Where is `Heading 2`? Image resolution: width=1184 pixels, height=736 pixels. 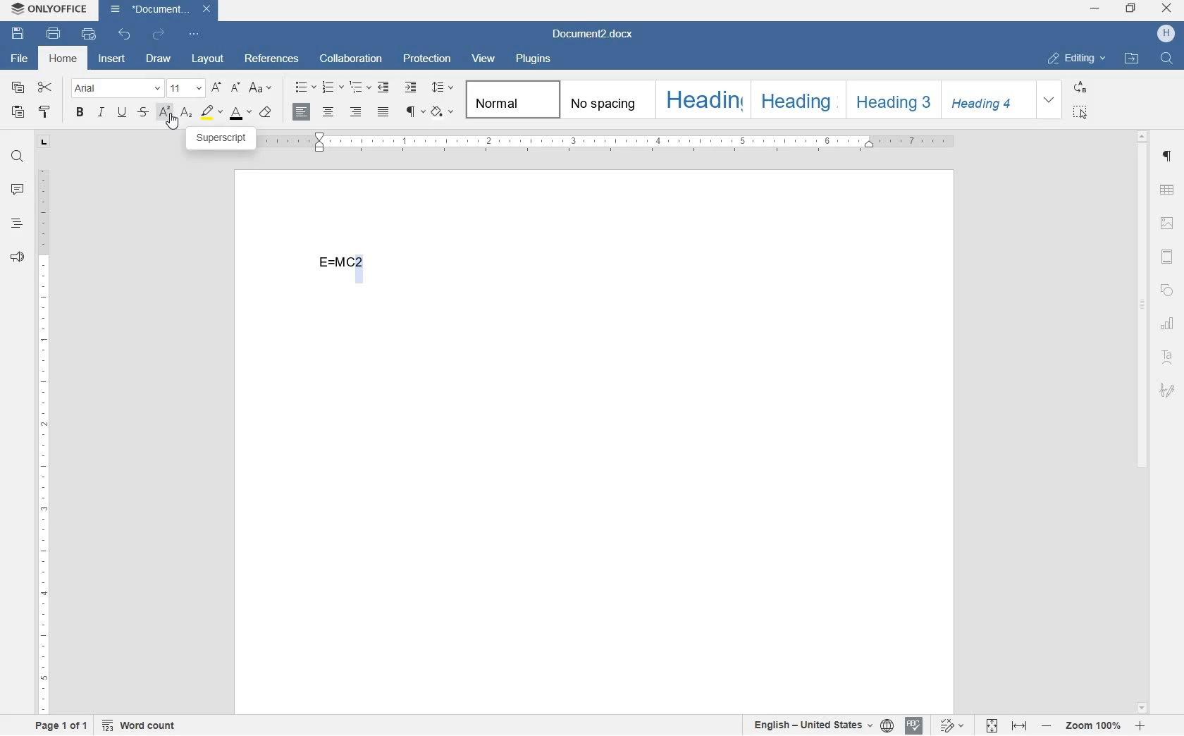 Heading 2 is located at coordinates (796, 100).